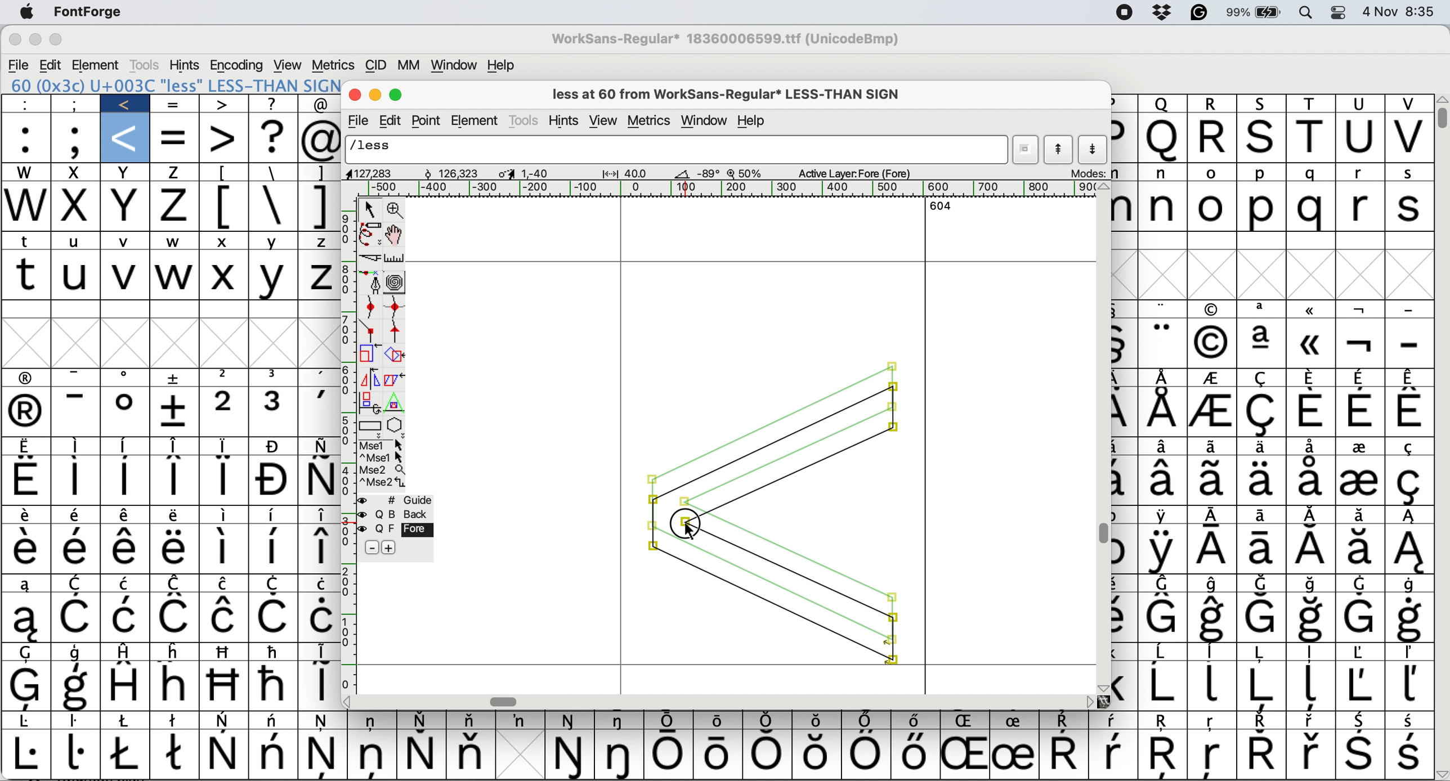 The height and width of the screenshot is (781, 1450). What do you see at coordinates (719, 721) in the screenshot?
I see `Symbol` at bounding box center [719, 721].